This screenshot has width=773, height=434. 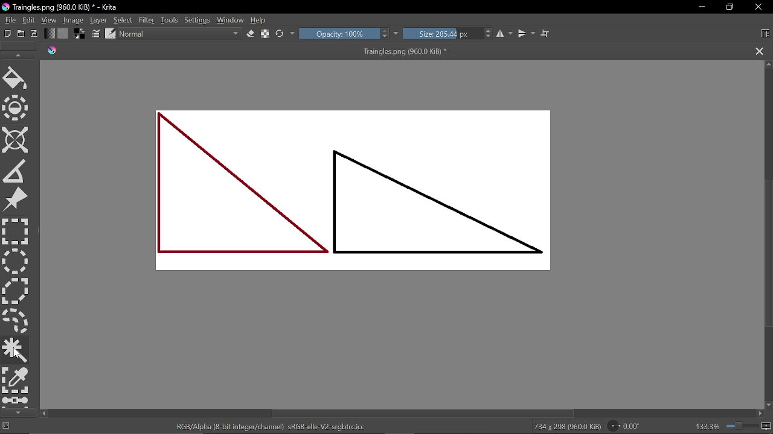 I want to click on Close, so click(x=759, y=7).